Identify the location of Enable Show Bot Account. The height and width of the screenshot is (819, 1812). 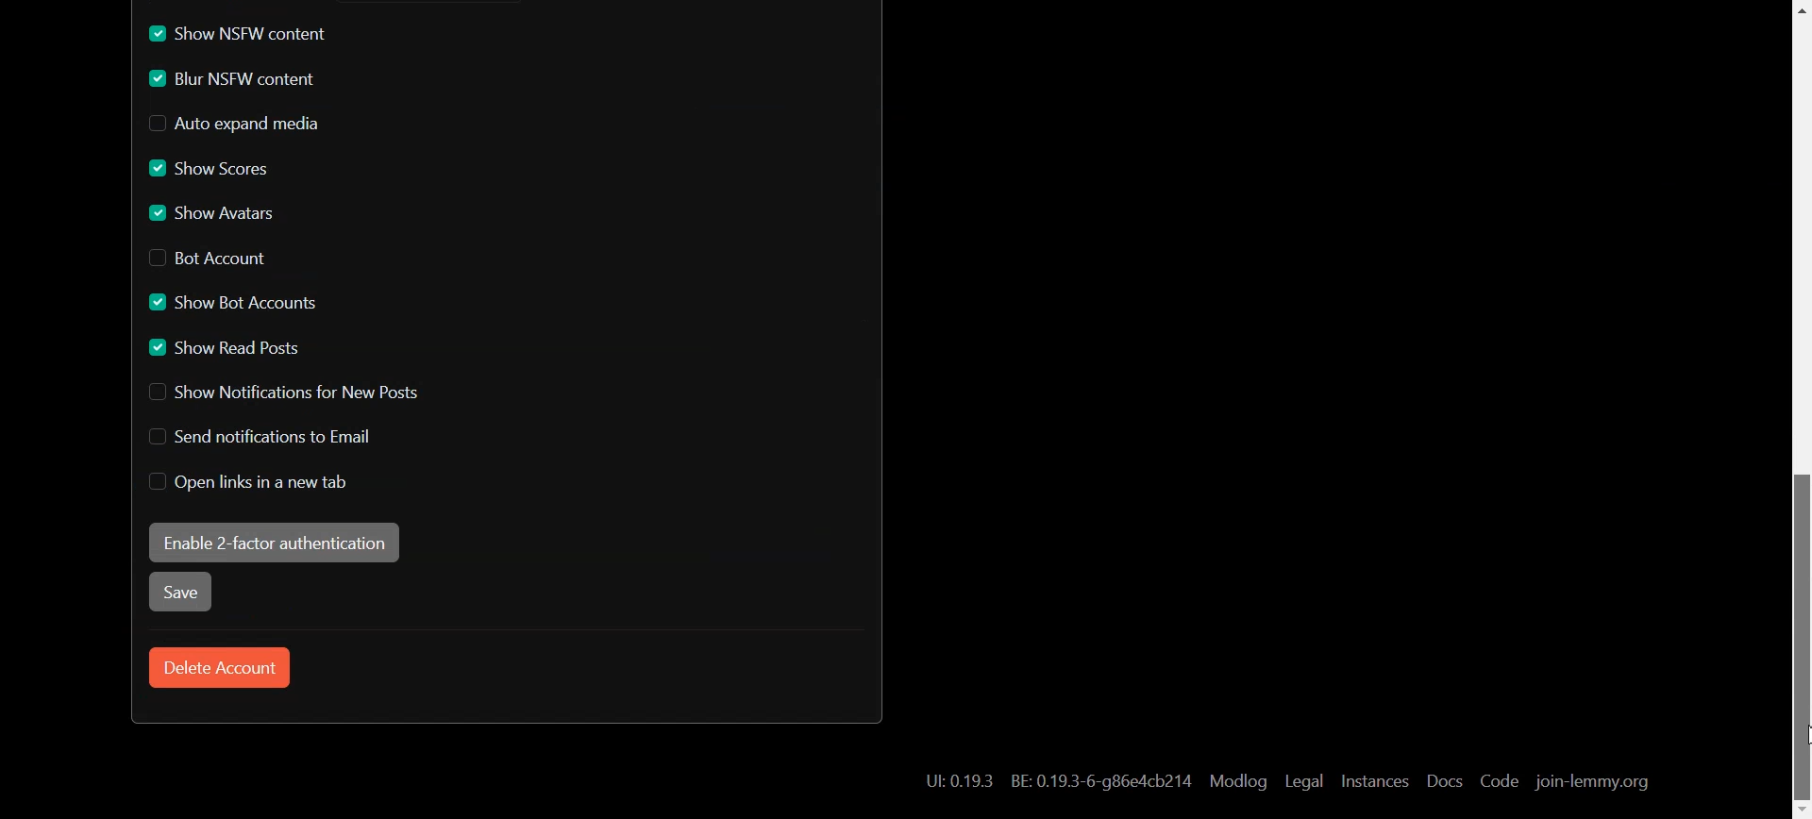
(236, 299).